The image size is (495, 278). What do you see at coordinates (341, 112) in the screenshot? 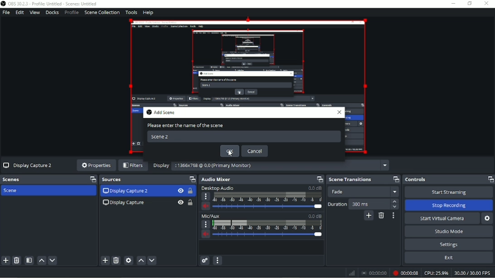
I see `close` at bounding box center [341, 112].